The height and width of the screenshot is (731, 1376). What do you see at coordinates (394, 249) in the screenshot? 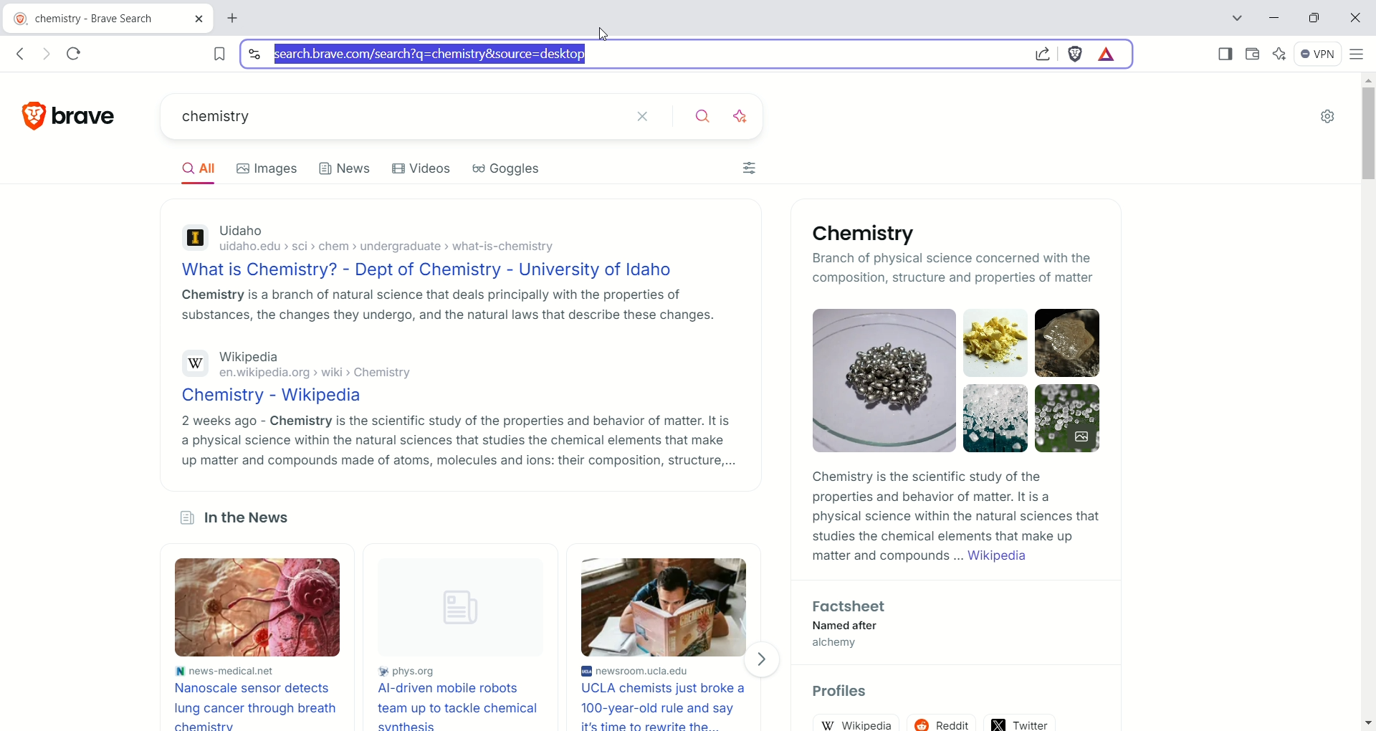
I see `uidaho.edu > sci > chem > undergraduate > what-is-chemistry` at bounding box center [394, 249].